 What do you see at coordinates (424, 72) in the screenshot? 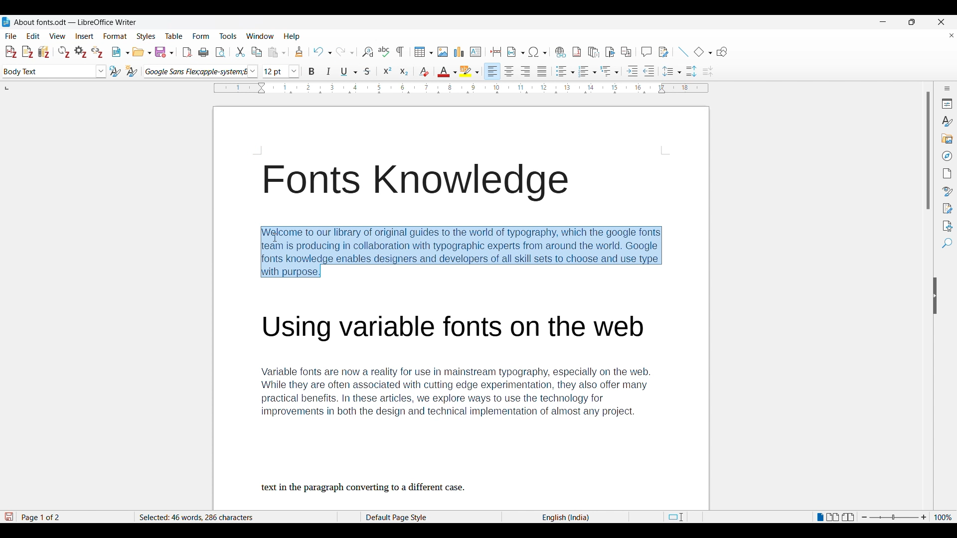
I see `Clear direct formatting ` at bounding box center [424, 72].